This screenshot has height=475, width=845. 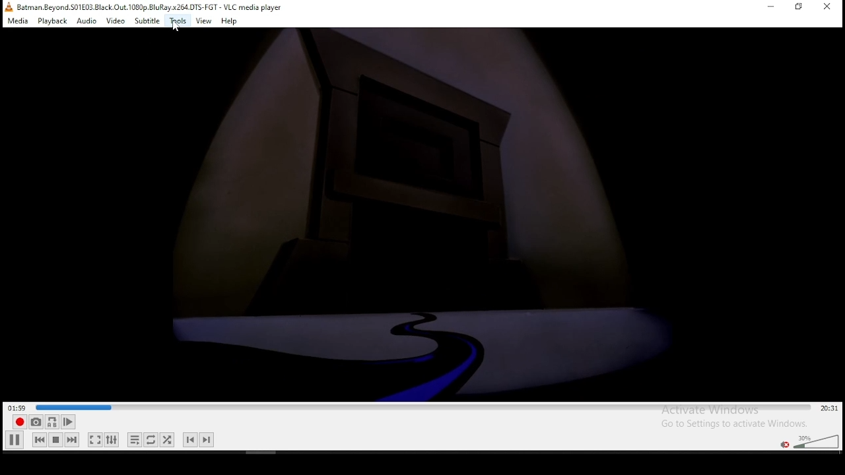 What do you see at coordinates (34, 422) in the screenshot?
I see `take a snapshot` at bounding box center [34, 422].